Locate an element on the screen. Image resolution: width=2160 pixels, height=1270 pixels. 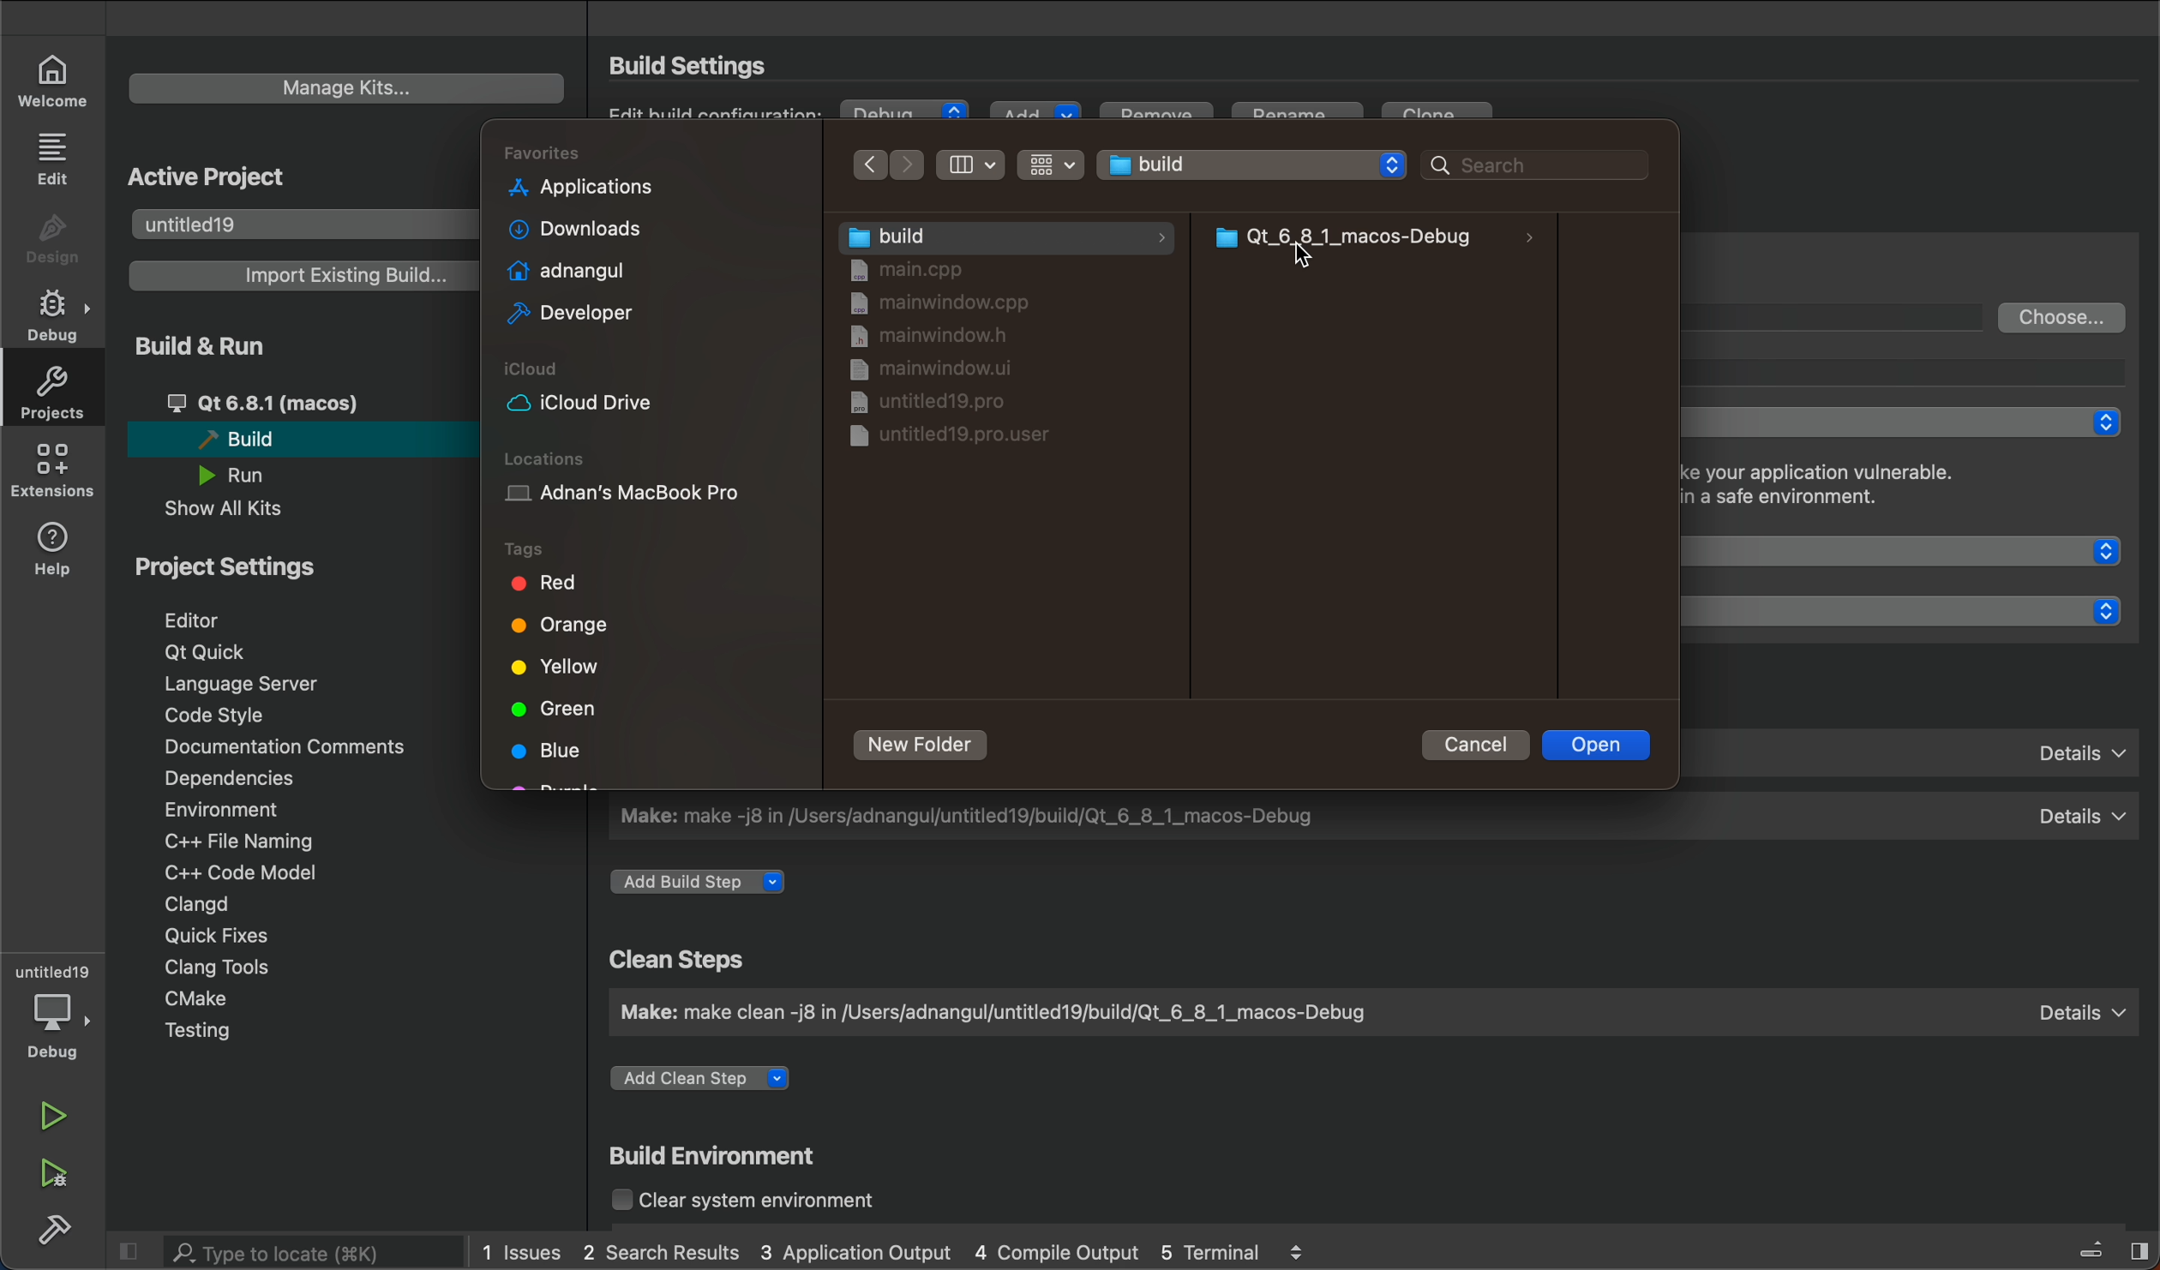
tooltp is located at coordinates (1920, 371).